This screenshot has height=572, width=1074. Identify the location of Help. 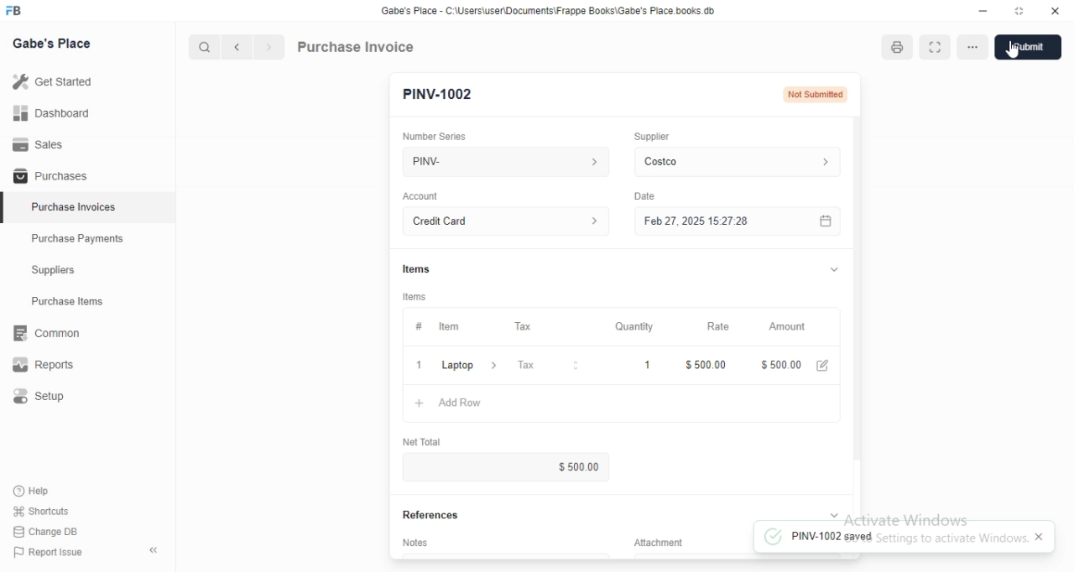
(41, 491).